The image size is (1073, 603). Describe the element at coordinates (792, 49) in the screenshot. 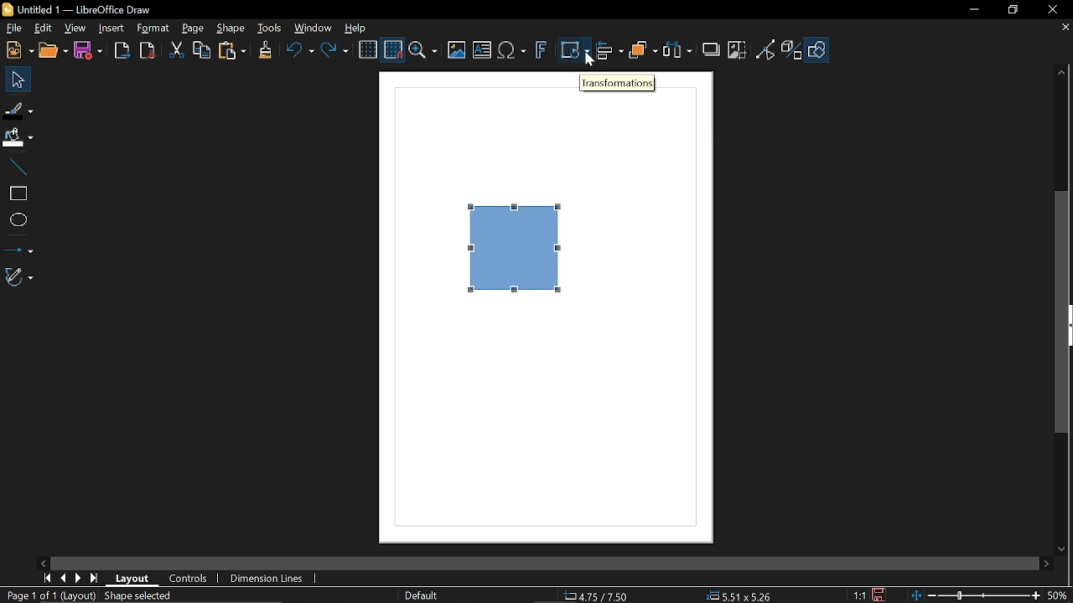

I see `Toggle extrusion` at that location.